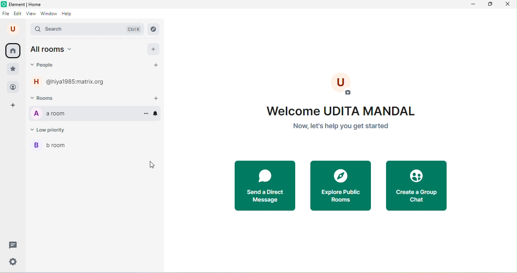  I want to click on @hiya1985.matrix.org, so click(79, 82).